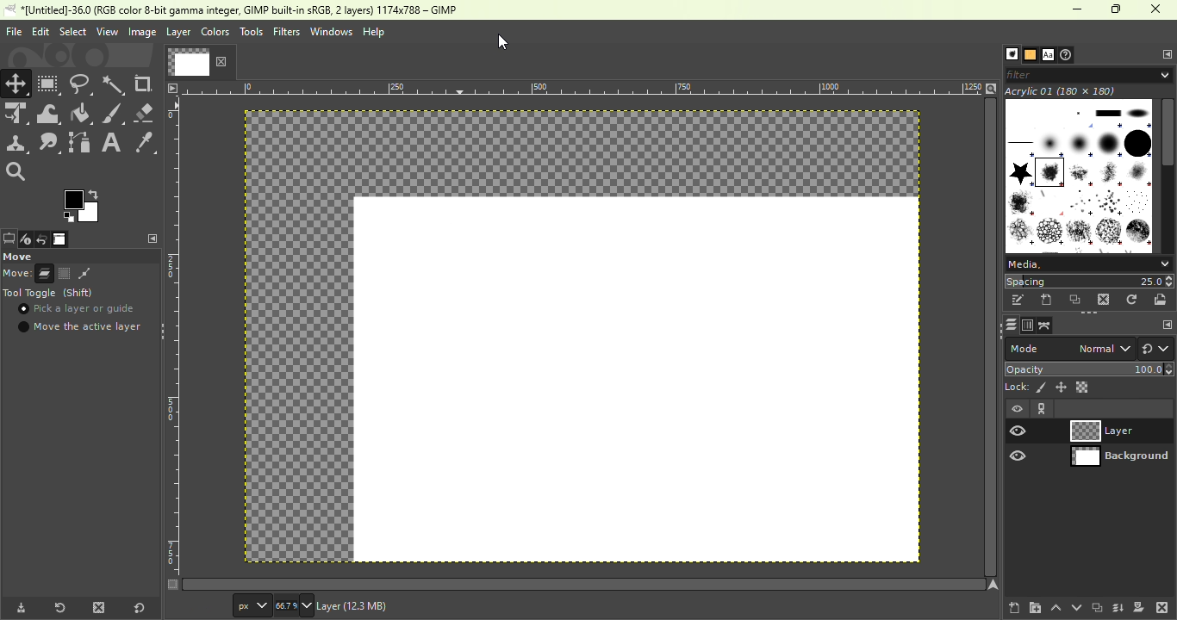 This screenshot has height=620, width=1177. What do you see at coordinates (1025, 387) in the screenshot?
I see `Lock pixels` at bounding box center [1025, 387].